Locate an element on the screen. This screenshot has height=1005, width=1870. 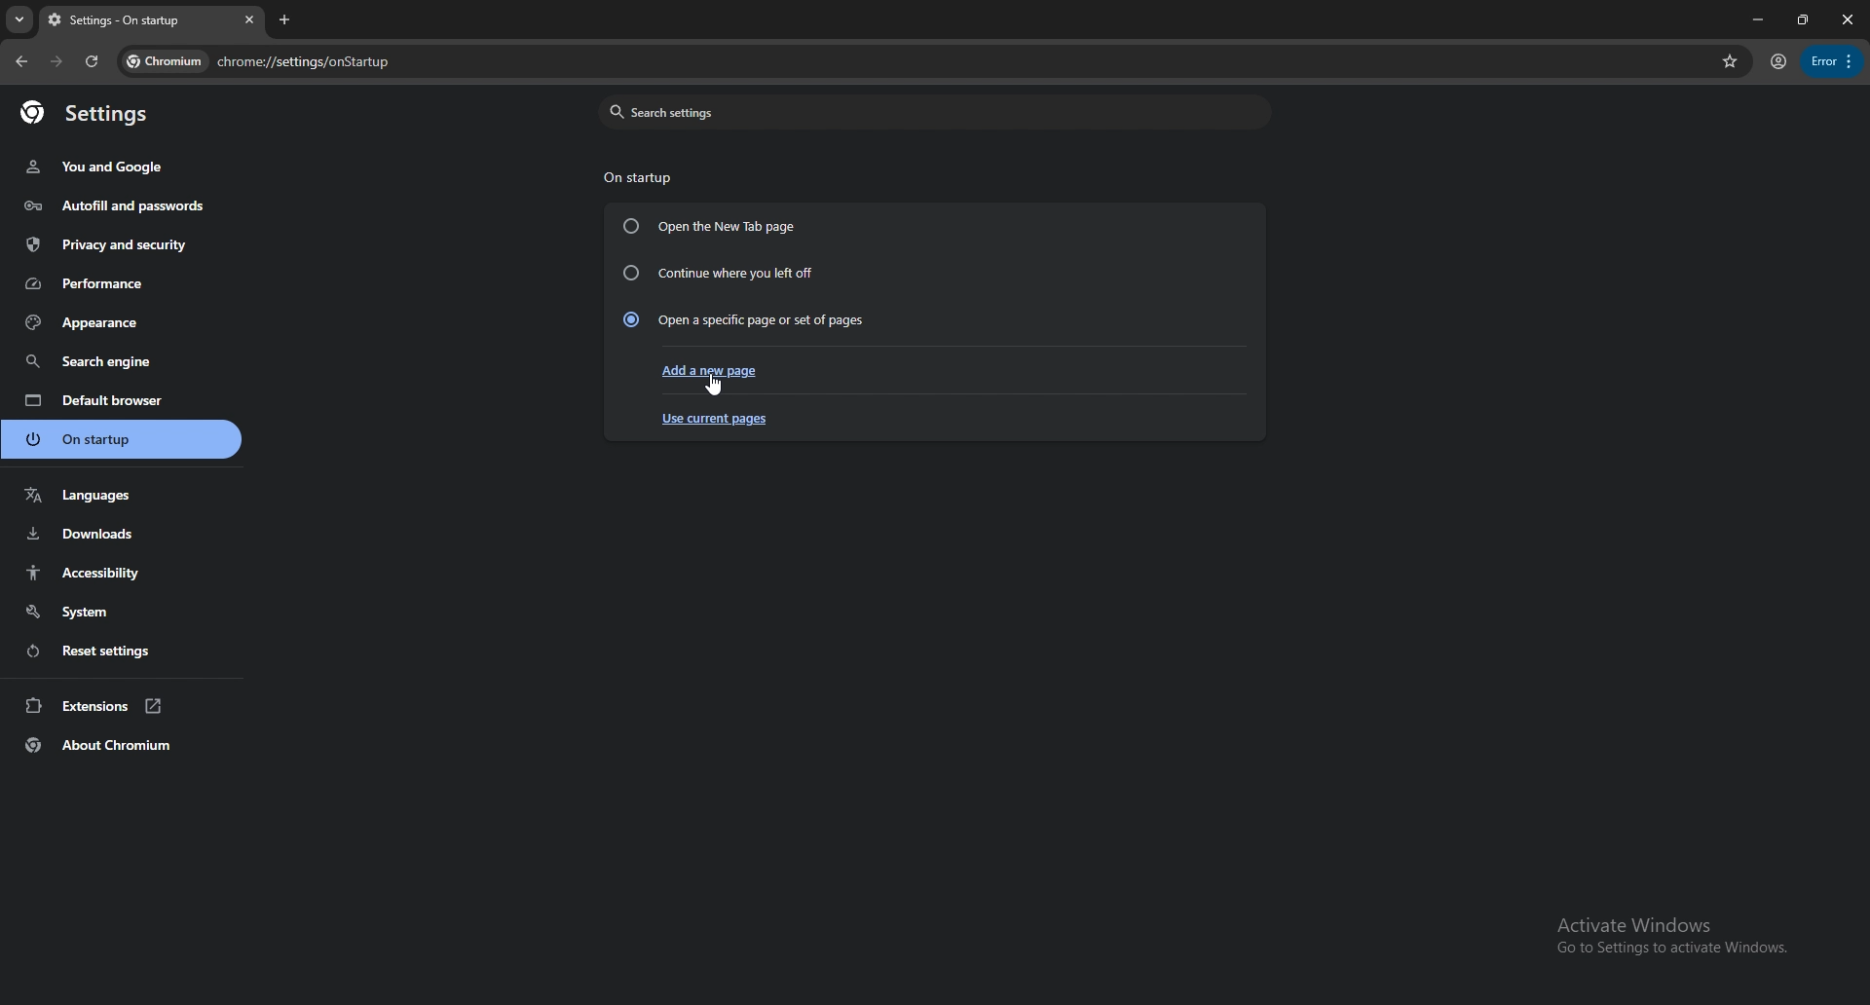
minimize is located at coordinates (1753, 19).